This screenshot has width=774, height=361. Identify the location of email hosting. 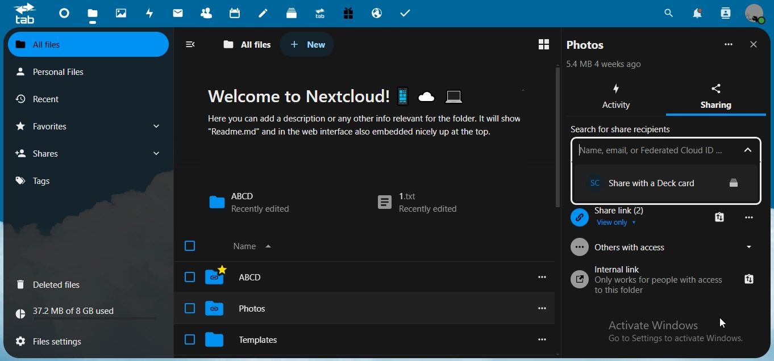
(377, 14).